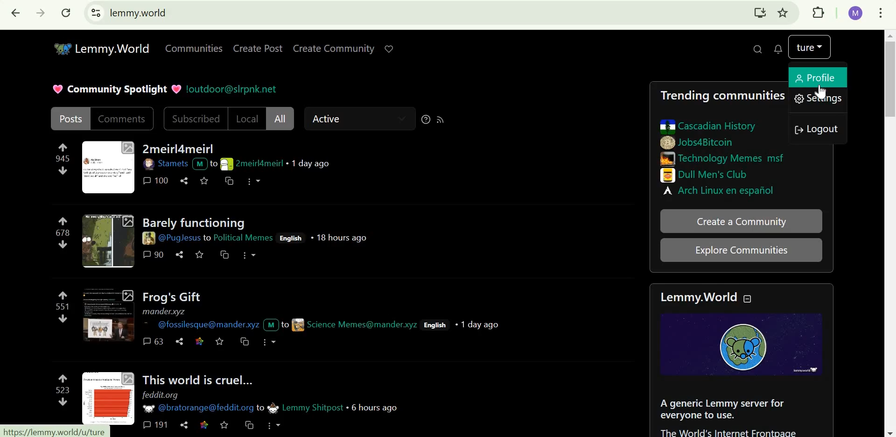 The image size is (896, 437). What do you see at coordinates (426, 119) in the screenshot?
I see `sorting help` at bounding box center [426, 119].